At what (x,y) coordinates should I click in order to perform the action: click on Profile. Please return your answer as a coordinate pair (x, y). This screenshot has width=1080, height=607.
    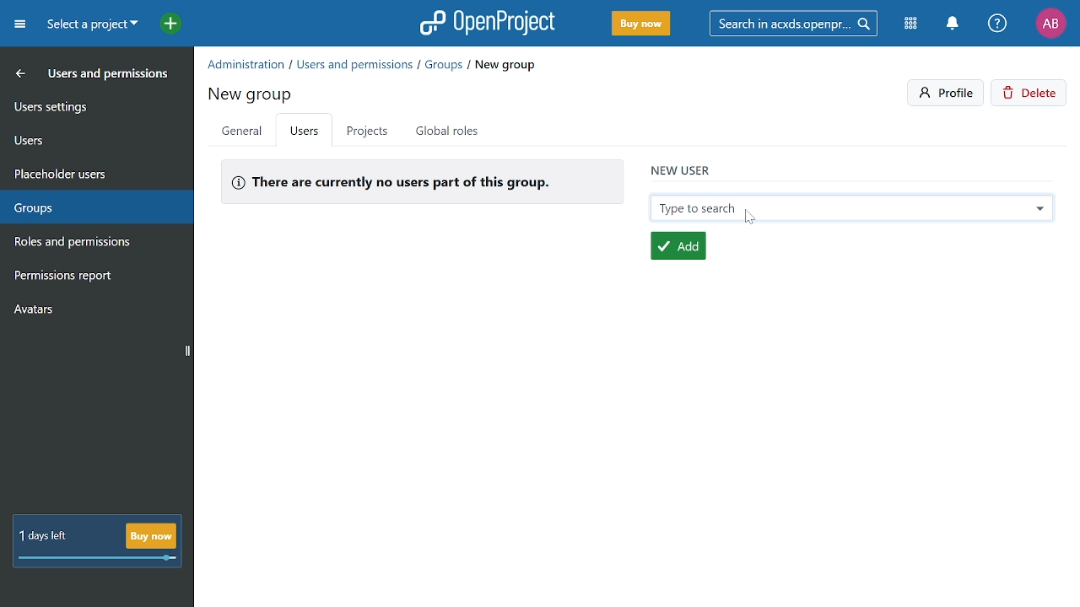
    Looking at the image, I should click on (947, 93).